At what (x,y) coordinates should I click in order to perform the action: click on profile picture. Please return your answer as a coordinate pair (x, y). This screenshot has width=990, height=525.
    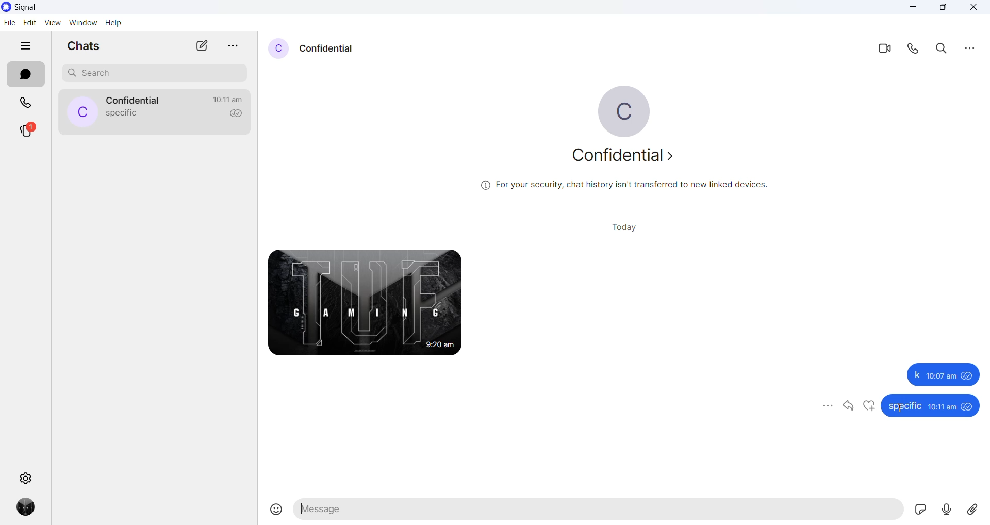
    Looking at the image, I should click on (277, 50).